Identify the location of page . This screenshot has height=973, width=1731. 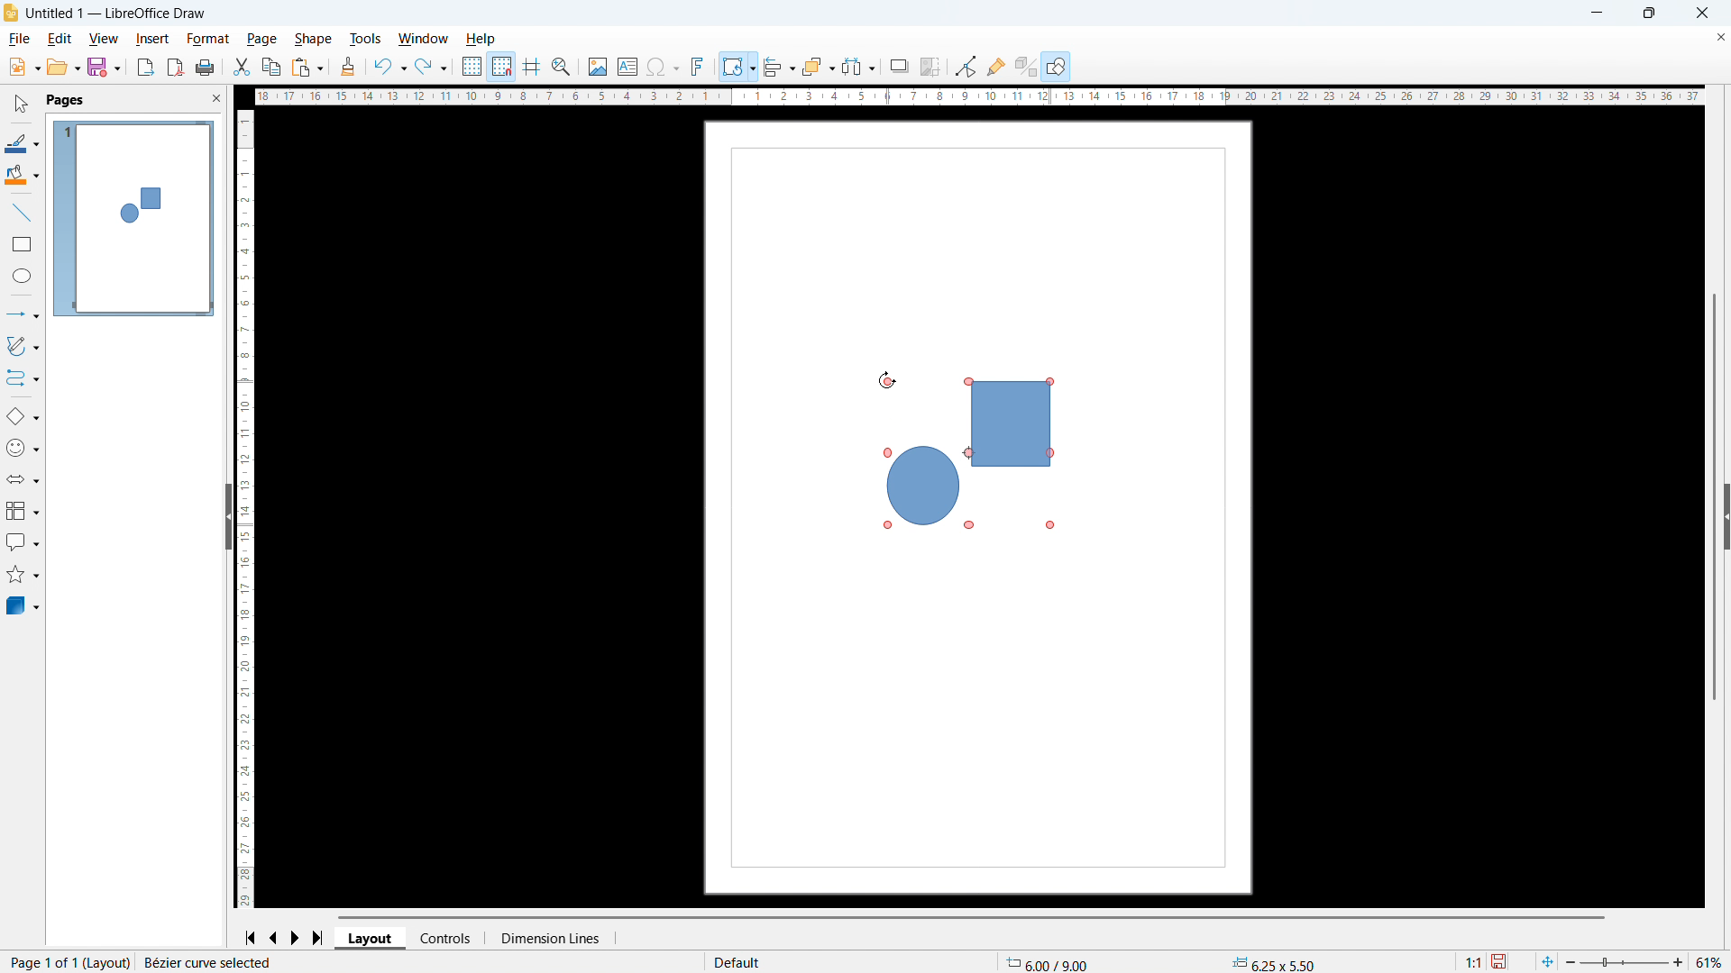
(261, 39).